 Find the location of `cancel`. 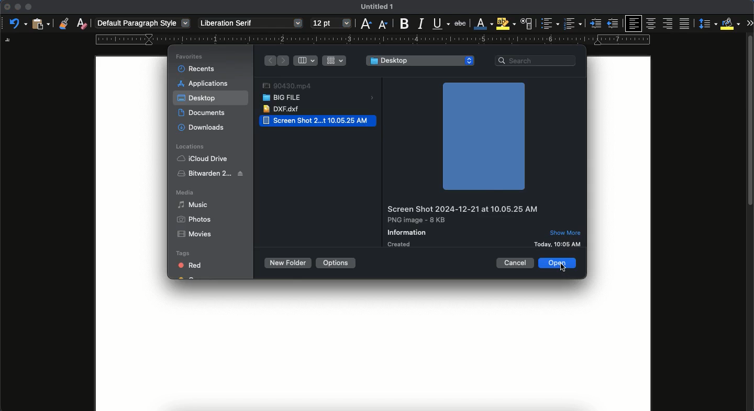

cancel is located at coordinates (516, 262).